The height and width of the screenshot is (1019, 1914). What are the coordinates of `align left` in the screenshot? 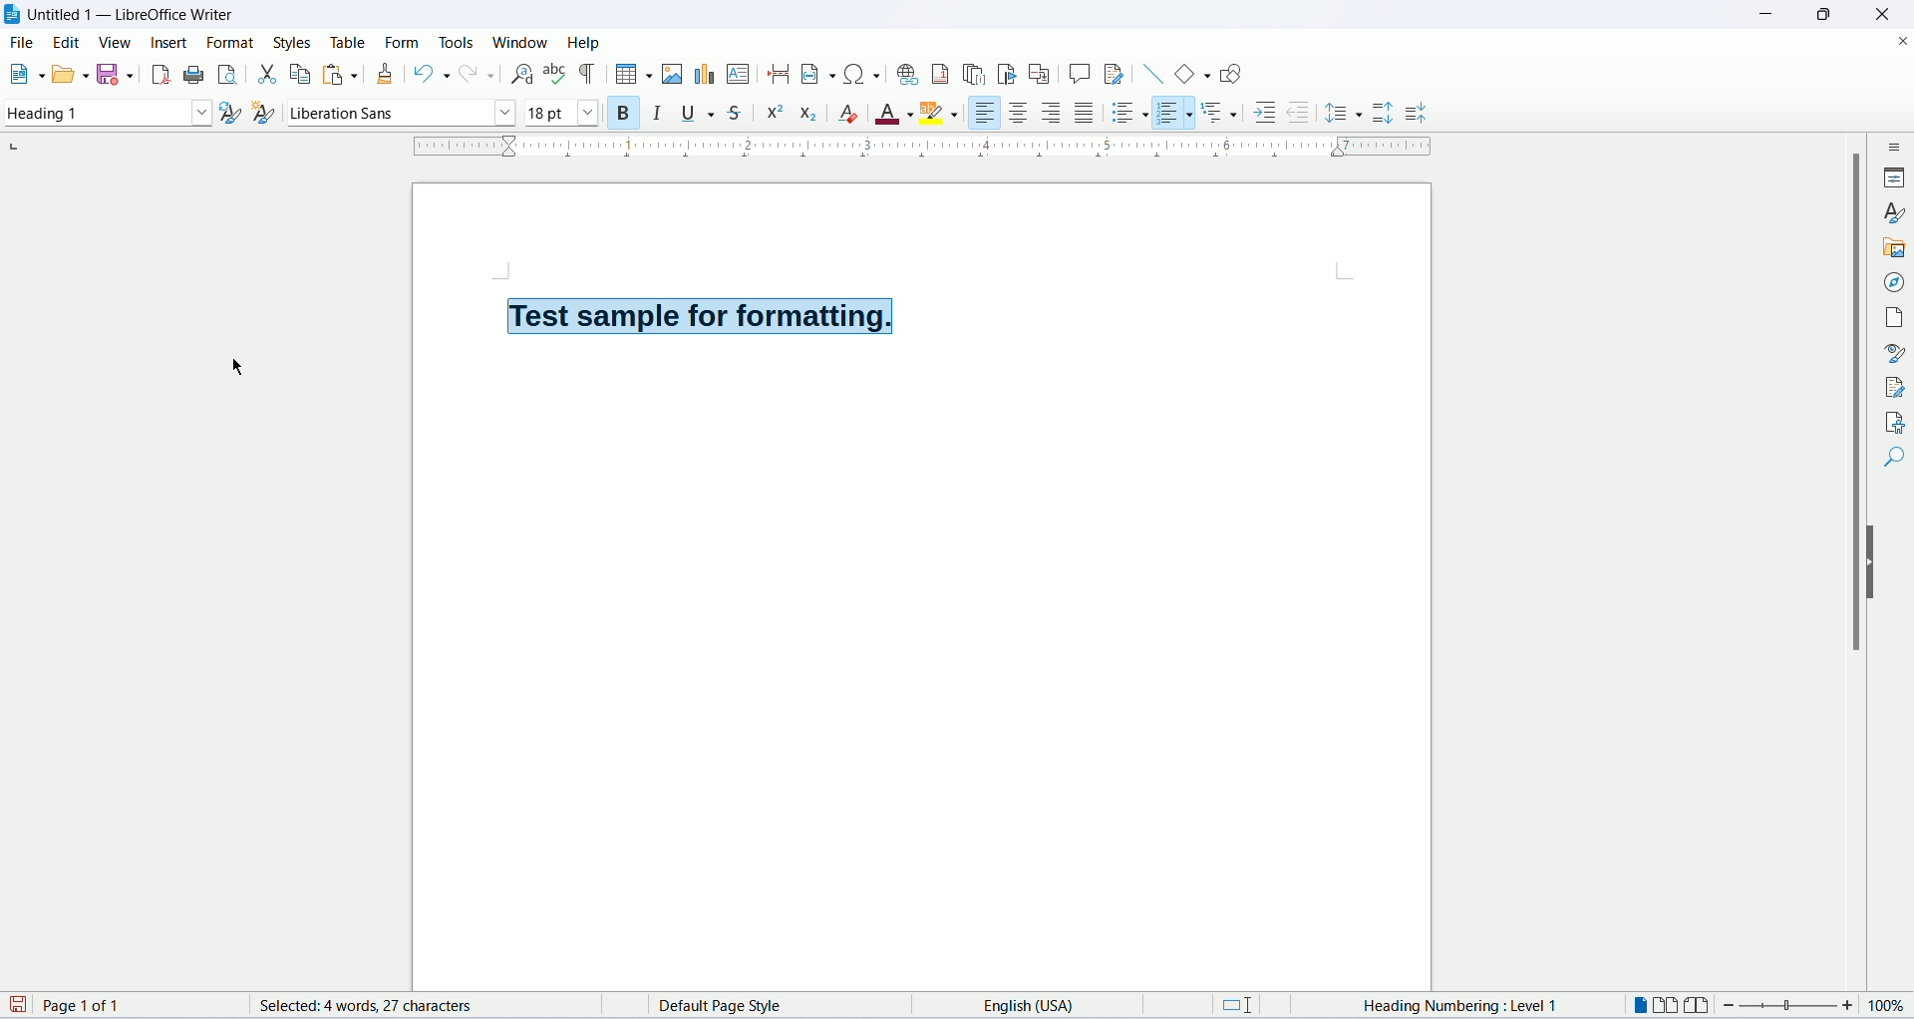 It's located at (986, 110).